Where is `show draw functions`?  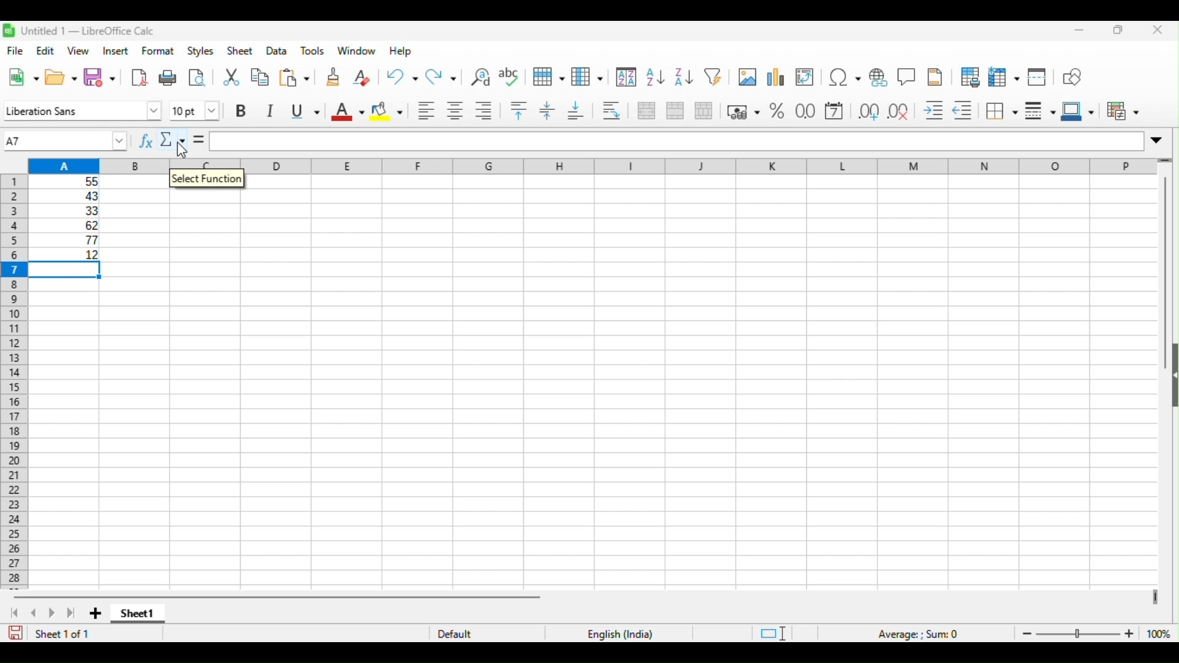 show draw functions is located at coordinates (1075, 76).